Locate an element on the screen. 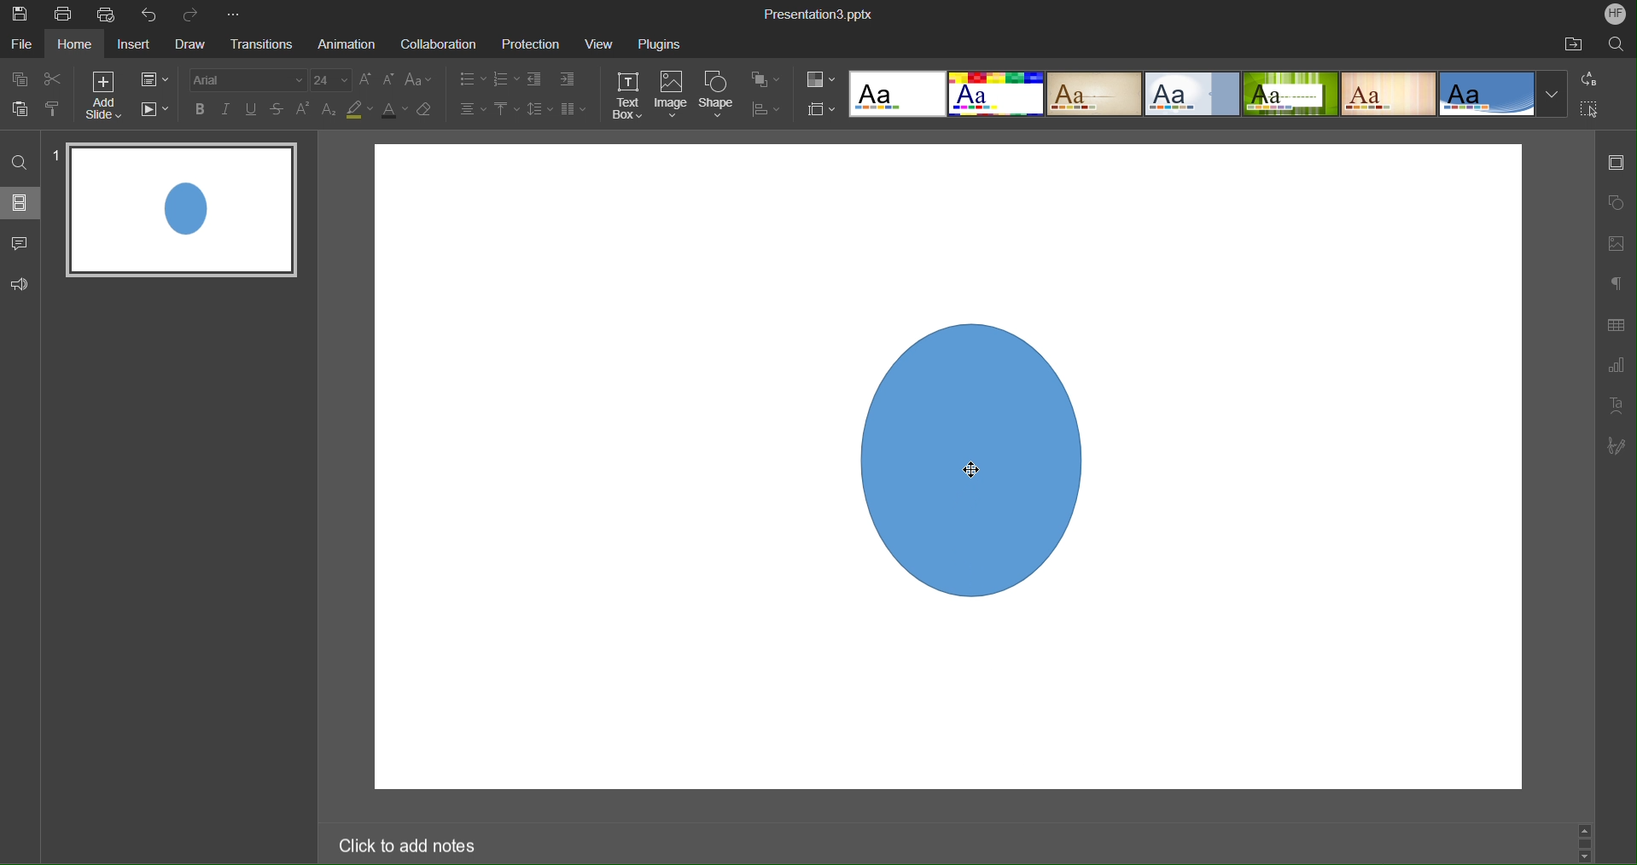 The width and height of the screenshot is (1637, 865). Undo is located at coordinates (149, 14).